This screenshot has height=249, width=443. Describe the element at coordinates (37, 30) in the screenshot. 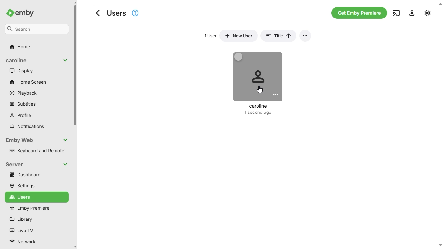

I see `search bar` at that location.